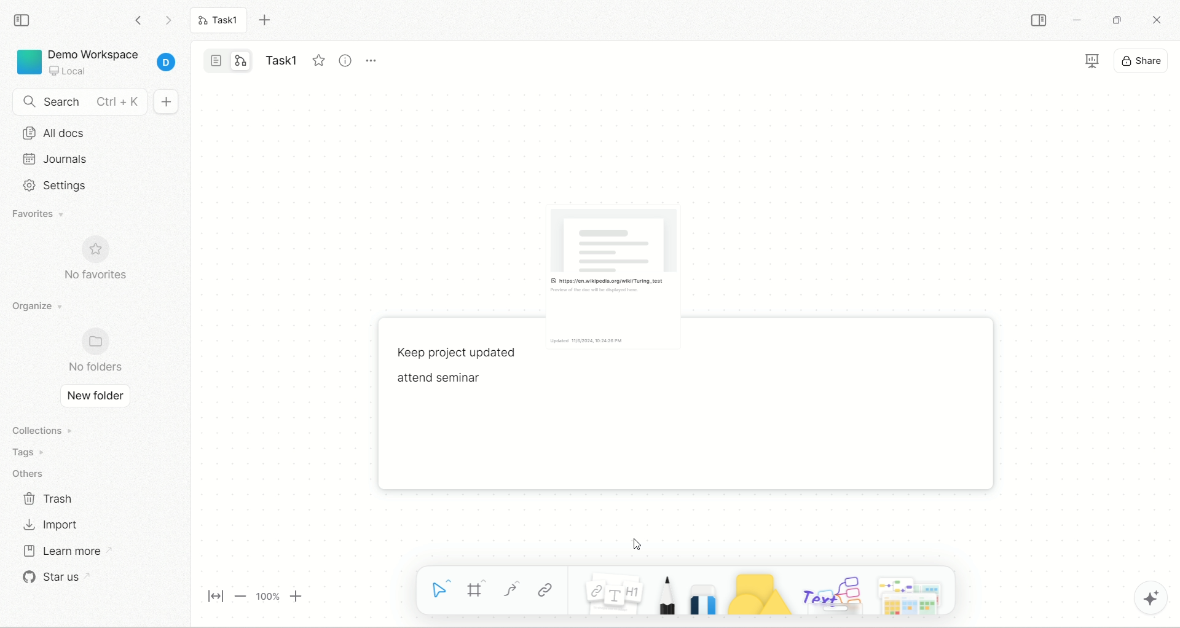 This screenshot has height=628, width=1180. I want to click on page zoom, so click(251, 596).